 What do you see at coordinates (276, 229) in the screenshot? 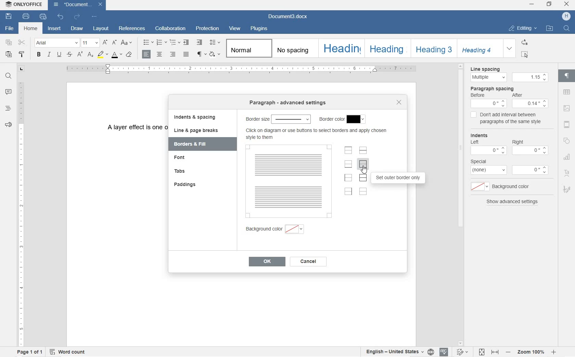
I see `background color` at bounding box center [276, 229].